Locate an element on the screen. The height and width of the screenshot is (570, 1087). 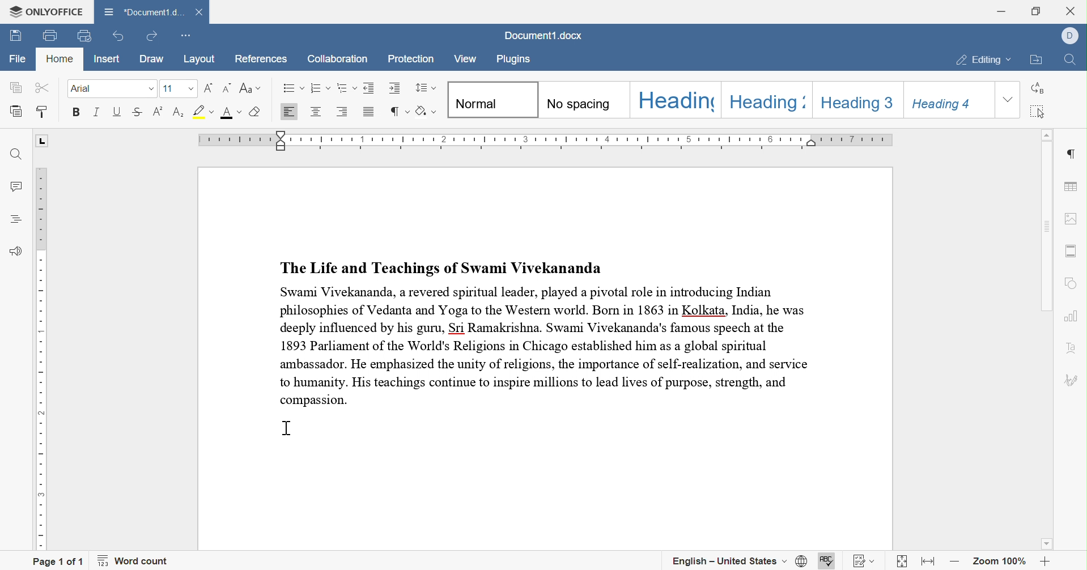
track changes is located at coordinates (865, 562).